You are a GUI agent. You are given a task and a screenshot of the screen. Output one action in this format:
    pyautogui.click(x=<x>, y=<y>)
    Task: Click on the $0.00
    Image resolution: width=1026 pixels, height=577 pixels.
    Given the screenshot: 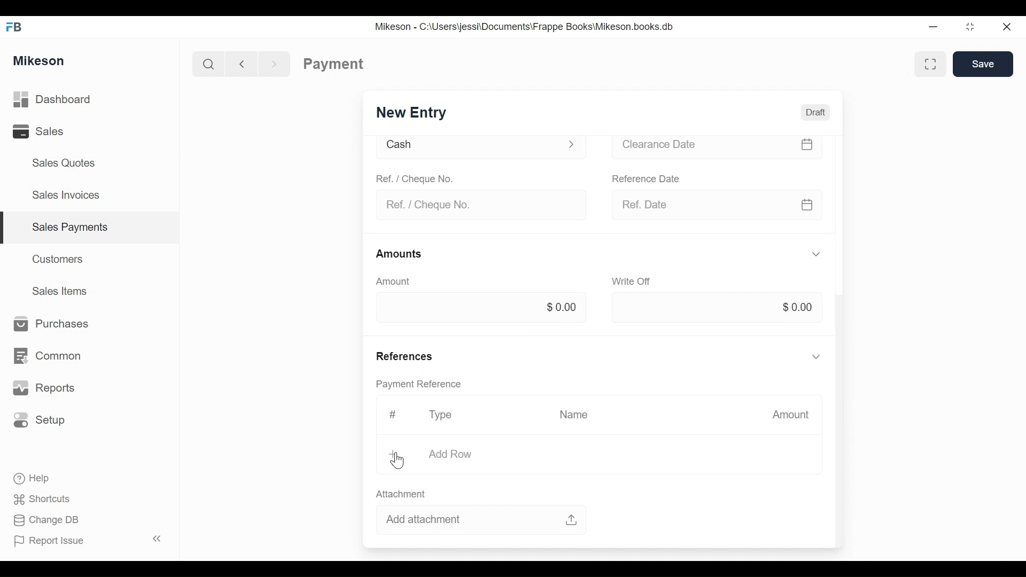 What is the action you would take?
    pyautogui.click(x=800, y=307)
    